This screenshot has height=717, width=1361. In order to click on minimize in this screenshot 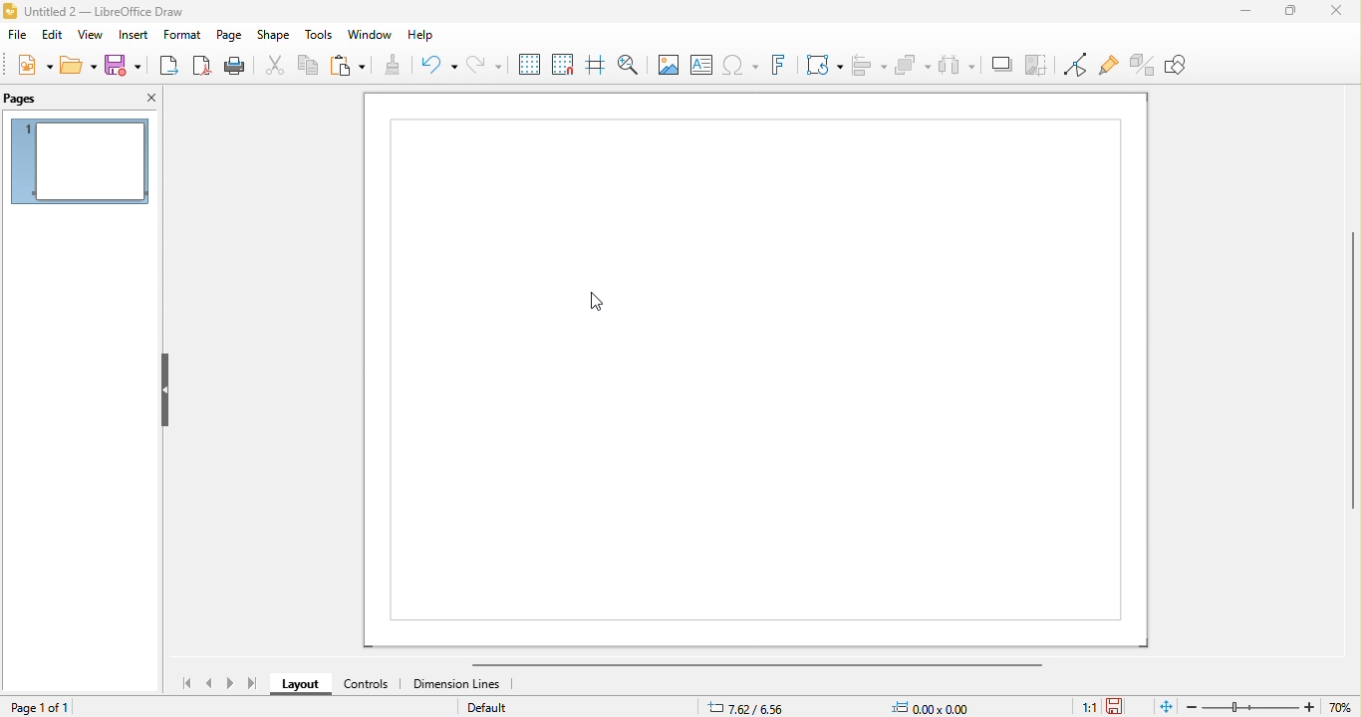, I will do `click(1236, 19)`.